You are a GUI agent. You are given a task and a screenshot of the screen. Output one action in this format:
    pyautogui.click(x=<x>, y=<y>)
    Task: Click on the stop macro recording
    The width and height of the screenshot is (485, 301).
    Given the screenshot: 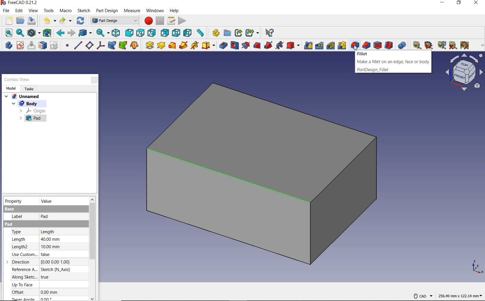 What is the action you would take?
    pyautogui.click(x=161, y=20)
    